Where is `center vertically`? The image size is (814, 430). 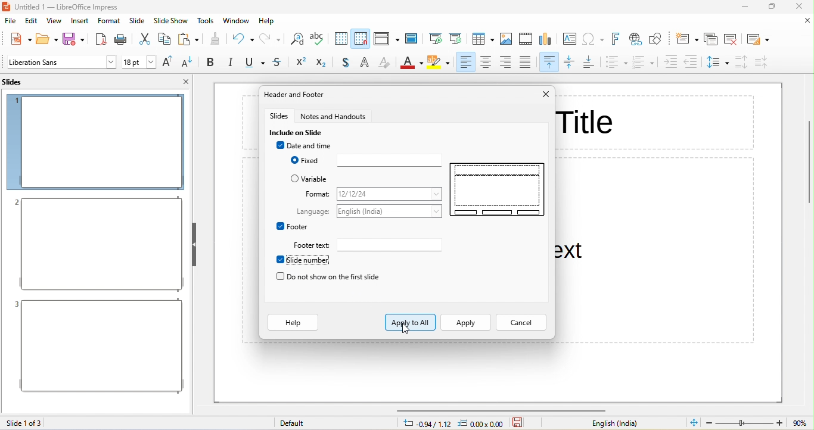 center vertically is located at coordinates (571, 63).